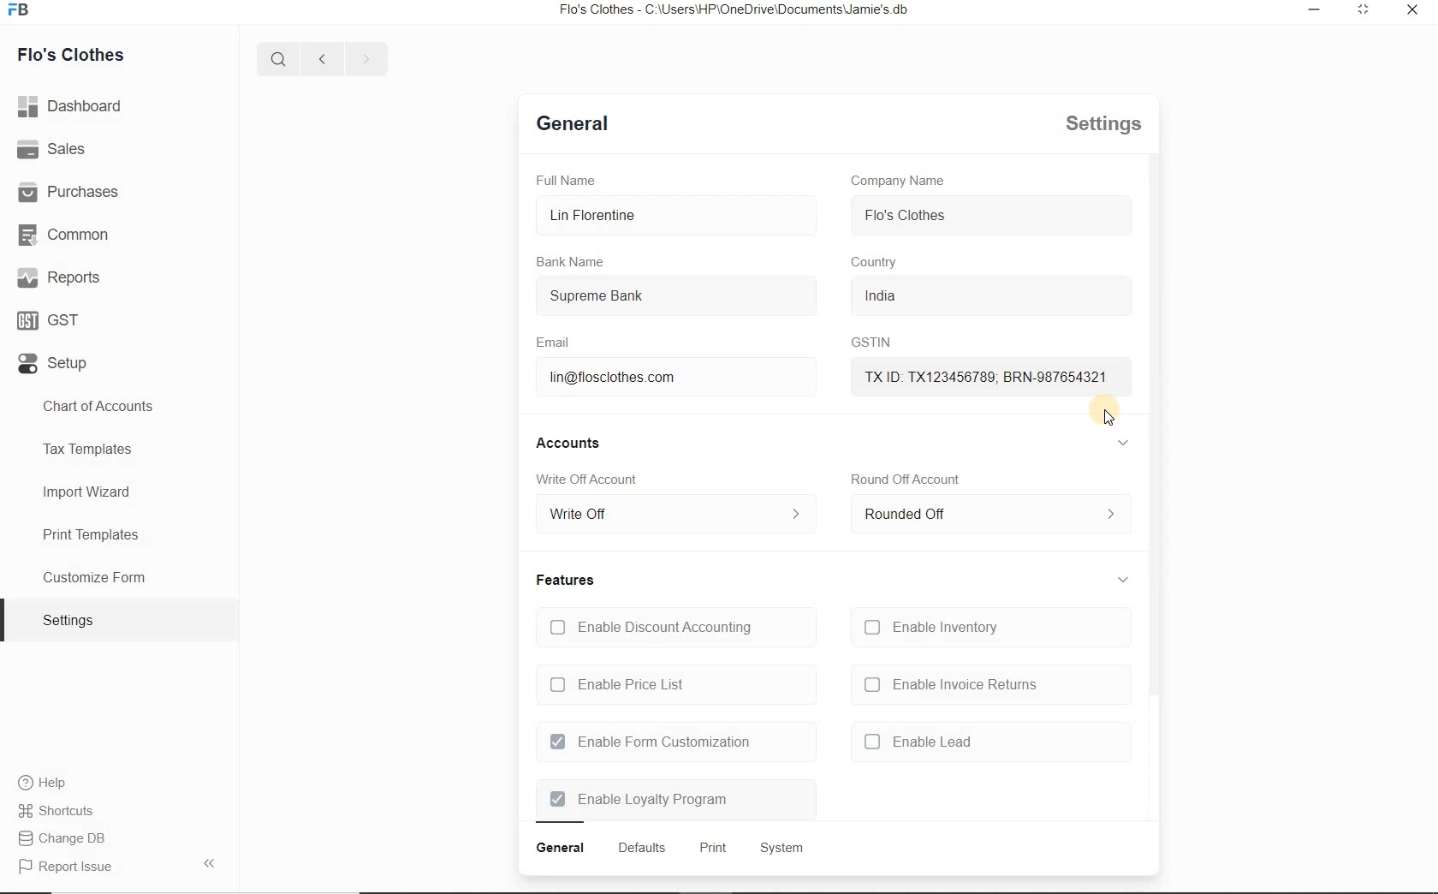 The image size is (1438, 894). Describe the element at coordinates (977, 375) in the screenshot. I see `txid brn` at that location.